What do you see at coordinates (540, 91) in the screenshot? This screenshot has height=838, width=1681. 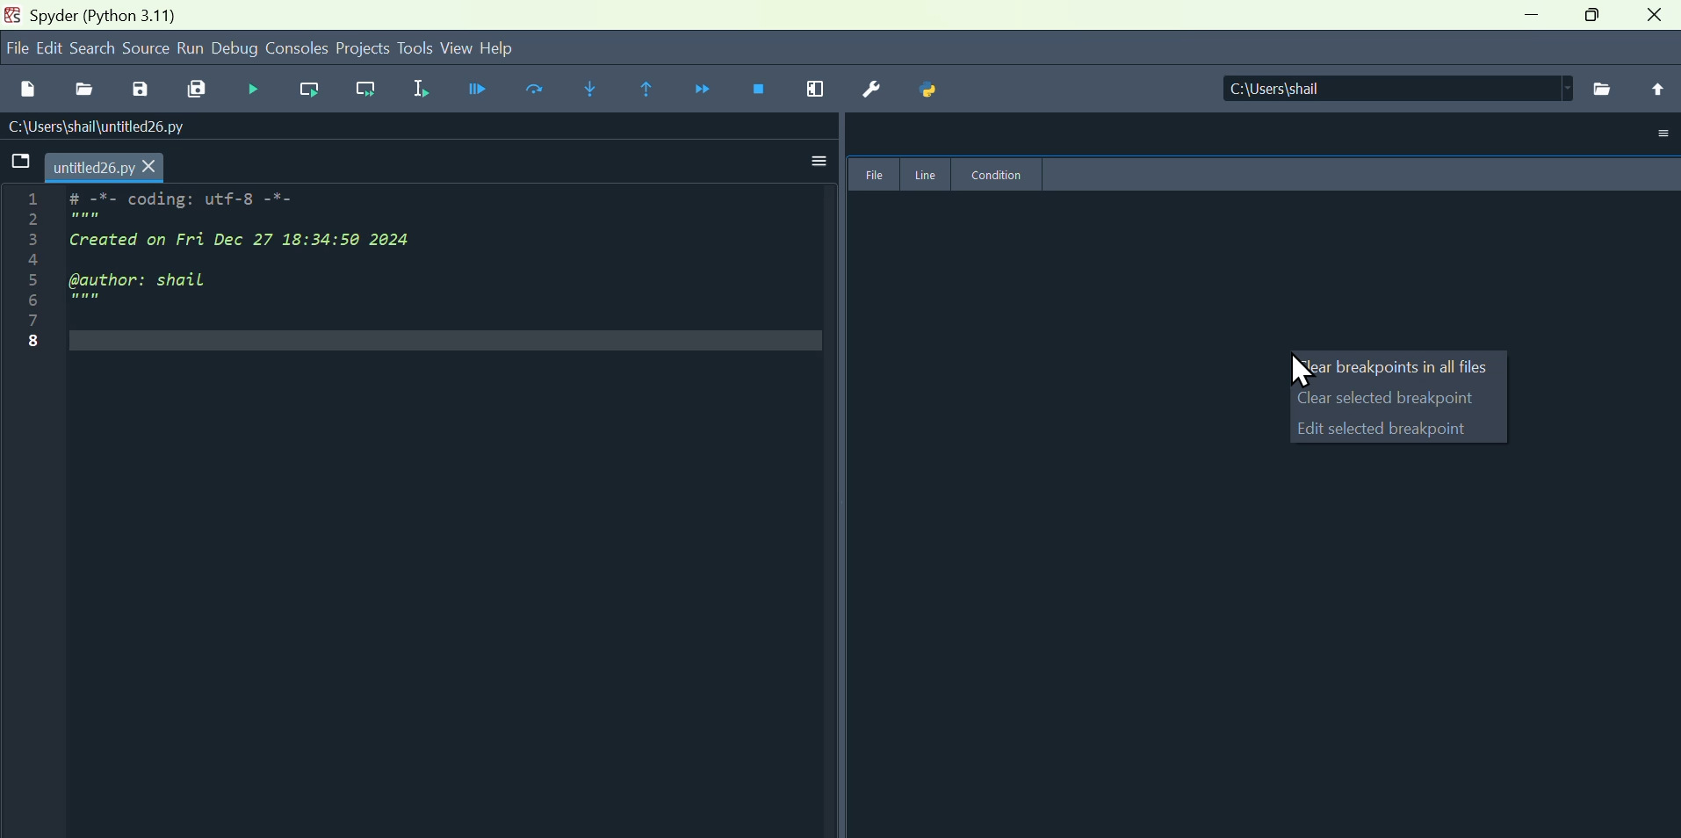 I see `Run current line` at bounding box center [540, 91].